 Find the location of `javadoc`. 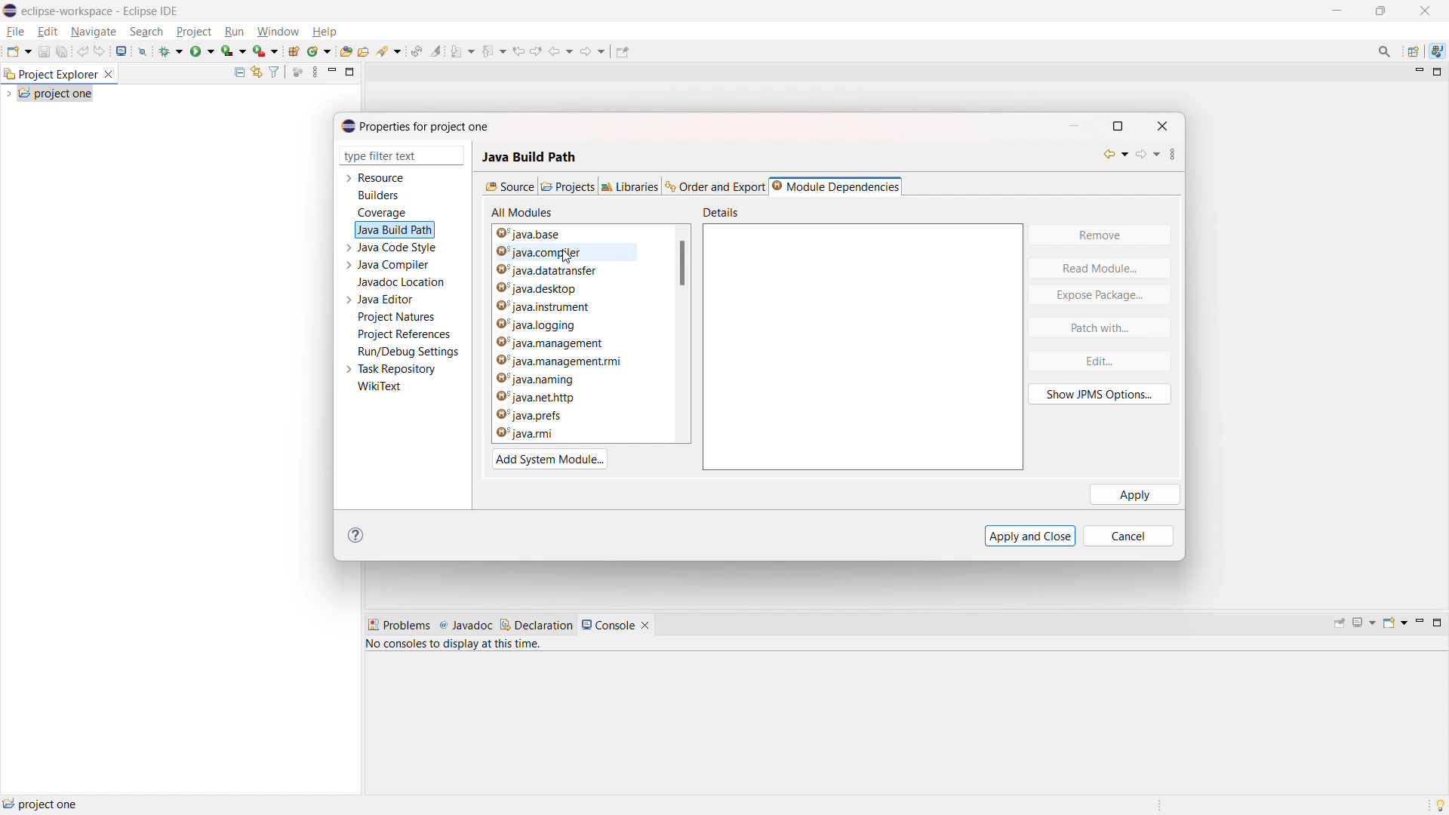

javadoc is located at coordinates (466, 626).